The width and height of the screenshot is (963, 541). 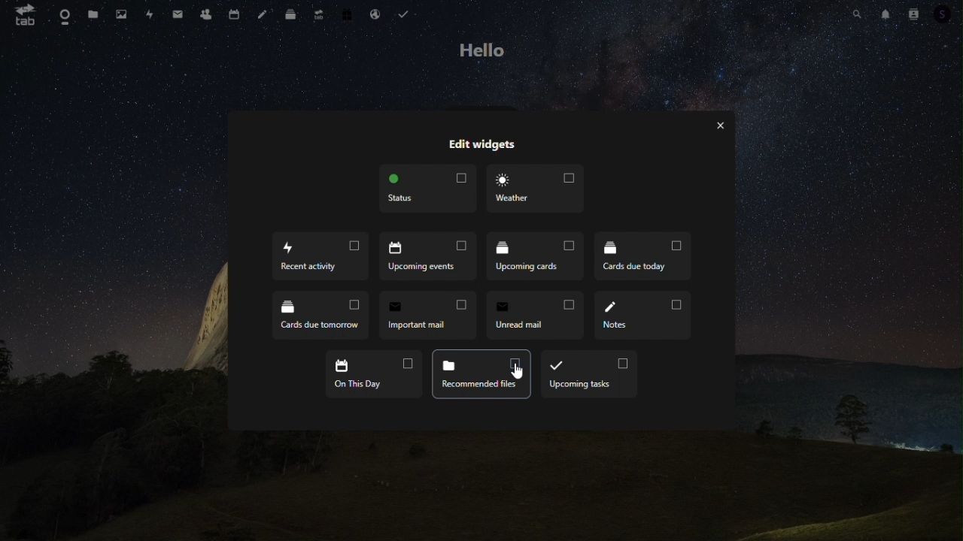 I want to click on free trail, so click(x=347, y=17).